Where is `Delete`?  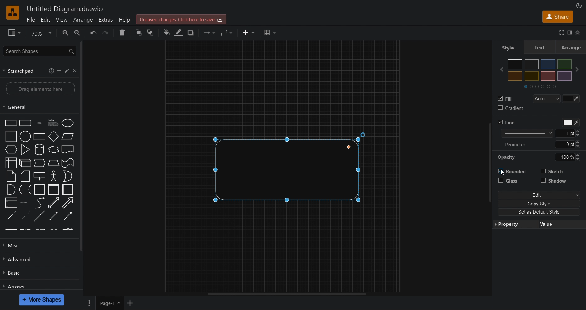 Delete is located at coordinates (121, 34).